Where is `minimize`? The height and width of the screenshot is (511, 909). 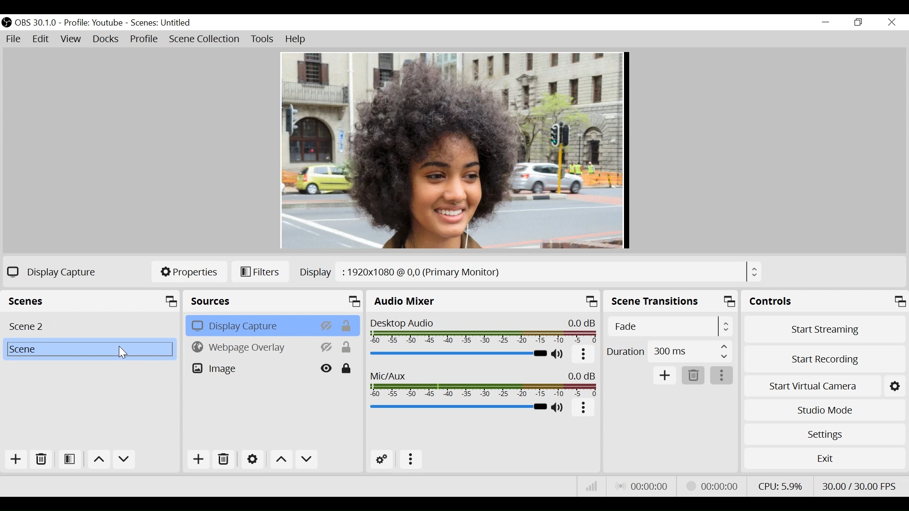 minimize is located at coordinates (825, 22).